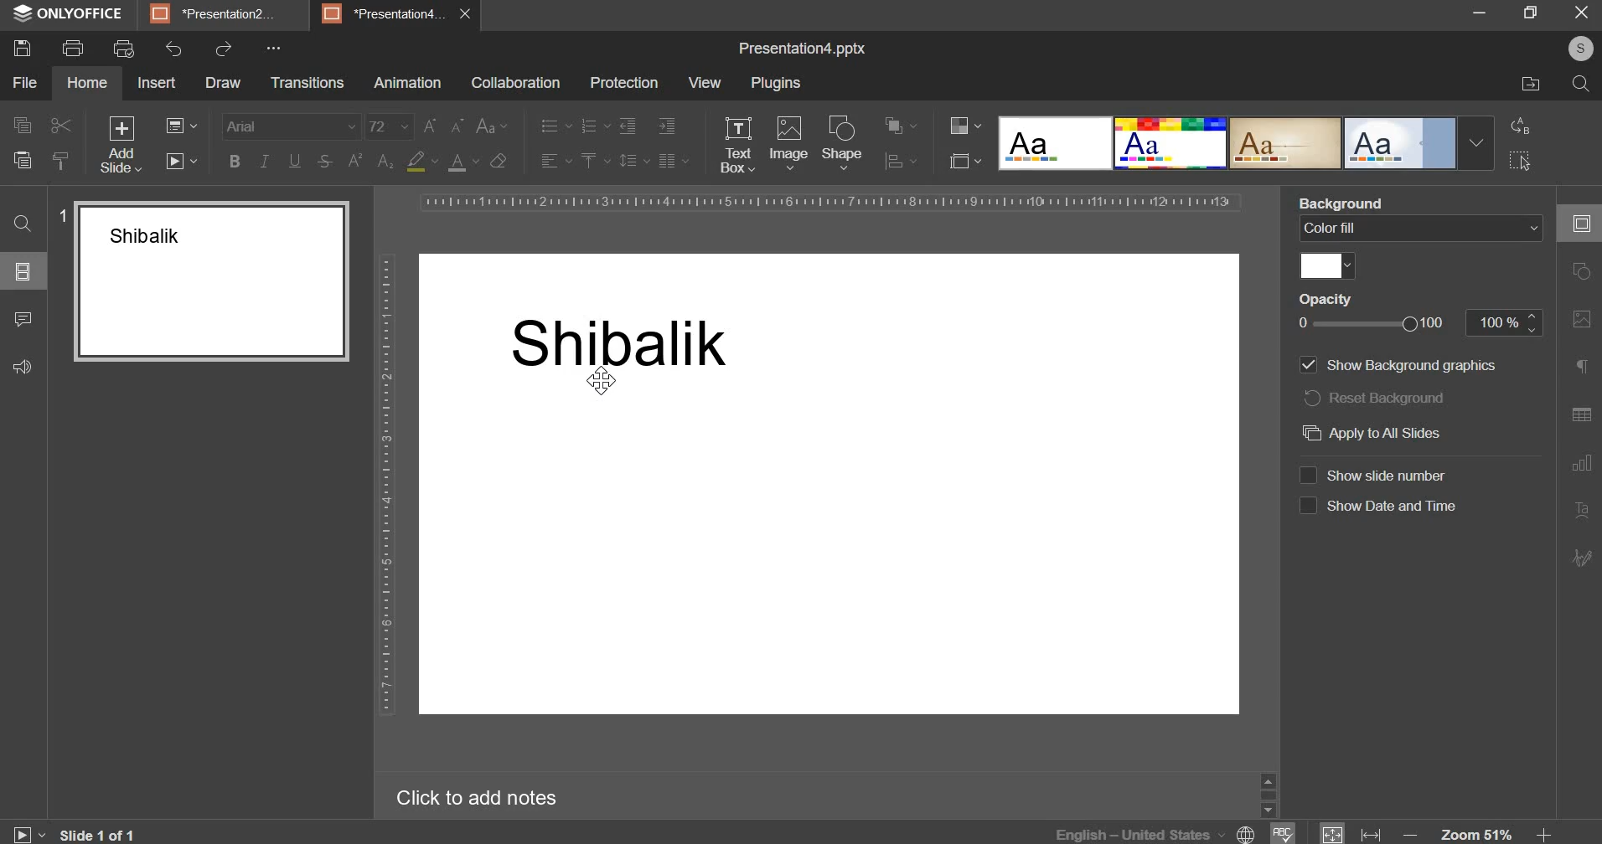 This screenshot has width=1602, height=844. I want to click on shape, so click(845, 142).